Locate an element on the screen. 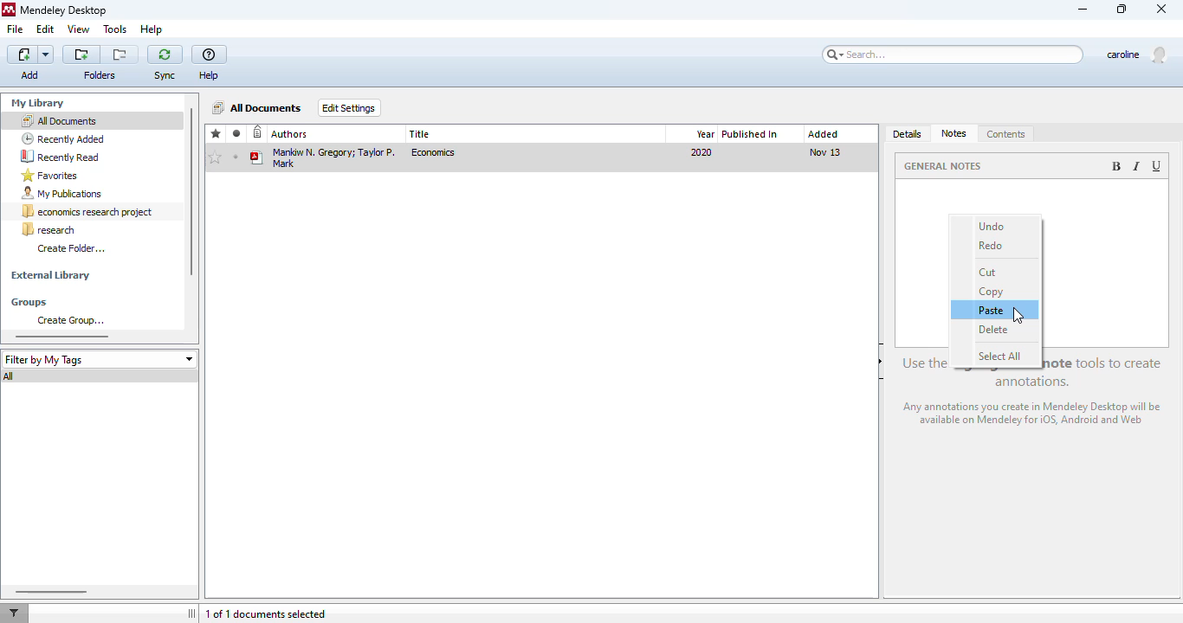  select all is located at coordinates (1000, 356).